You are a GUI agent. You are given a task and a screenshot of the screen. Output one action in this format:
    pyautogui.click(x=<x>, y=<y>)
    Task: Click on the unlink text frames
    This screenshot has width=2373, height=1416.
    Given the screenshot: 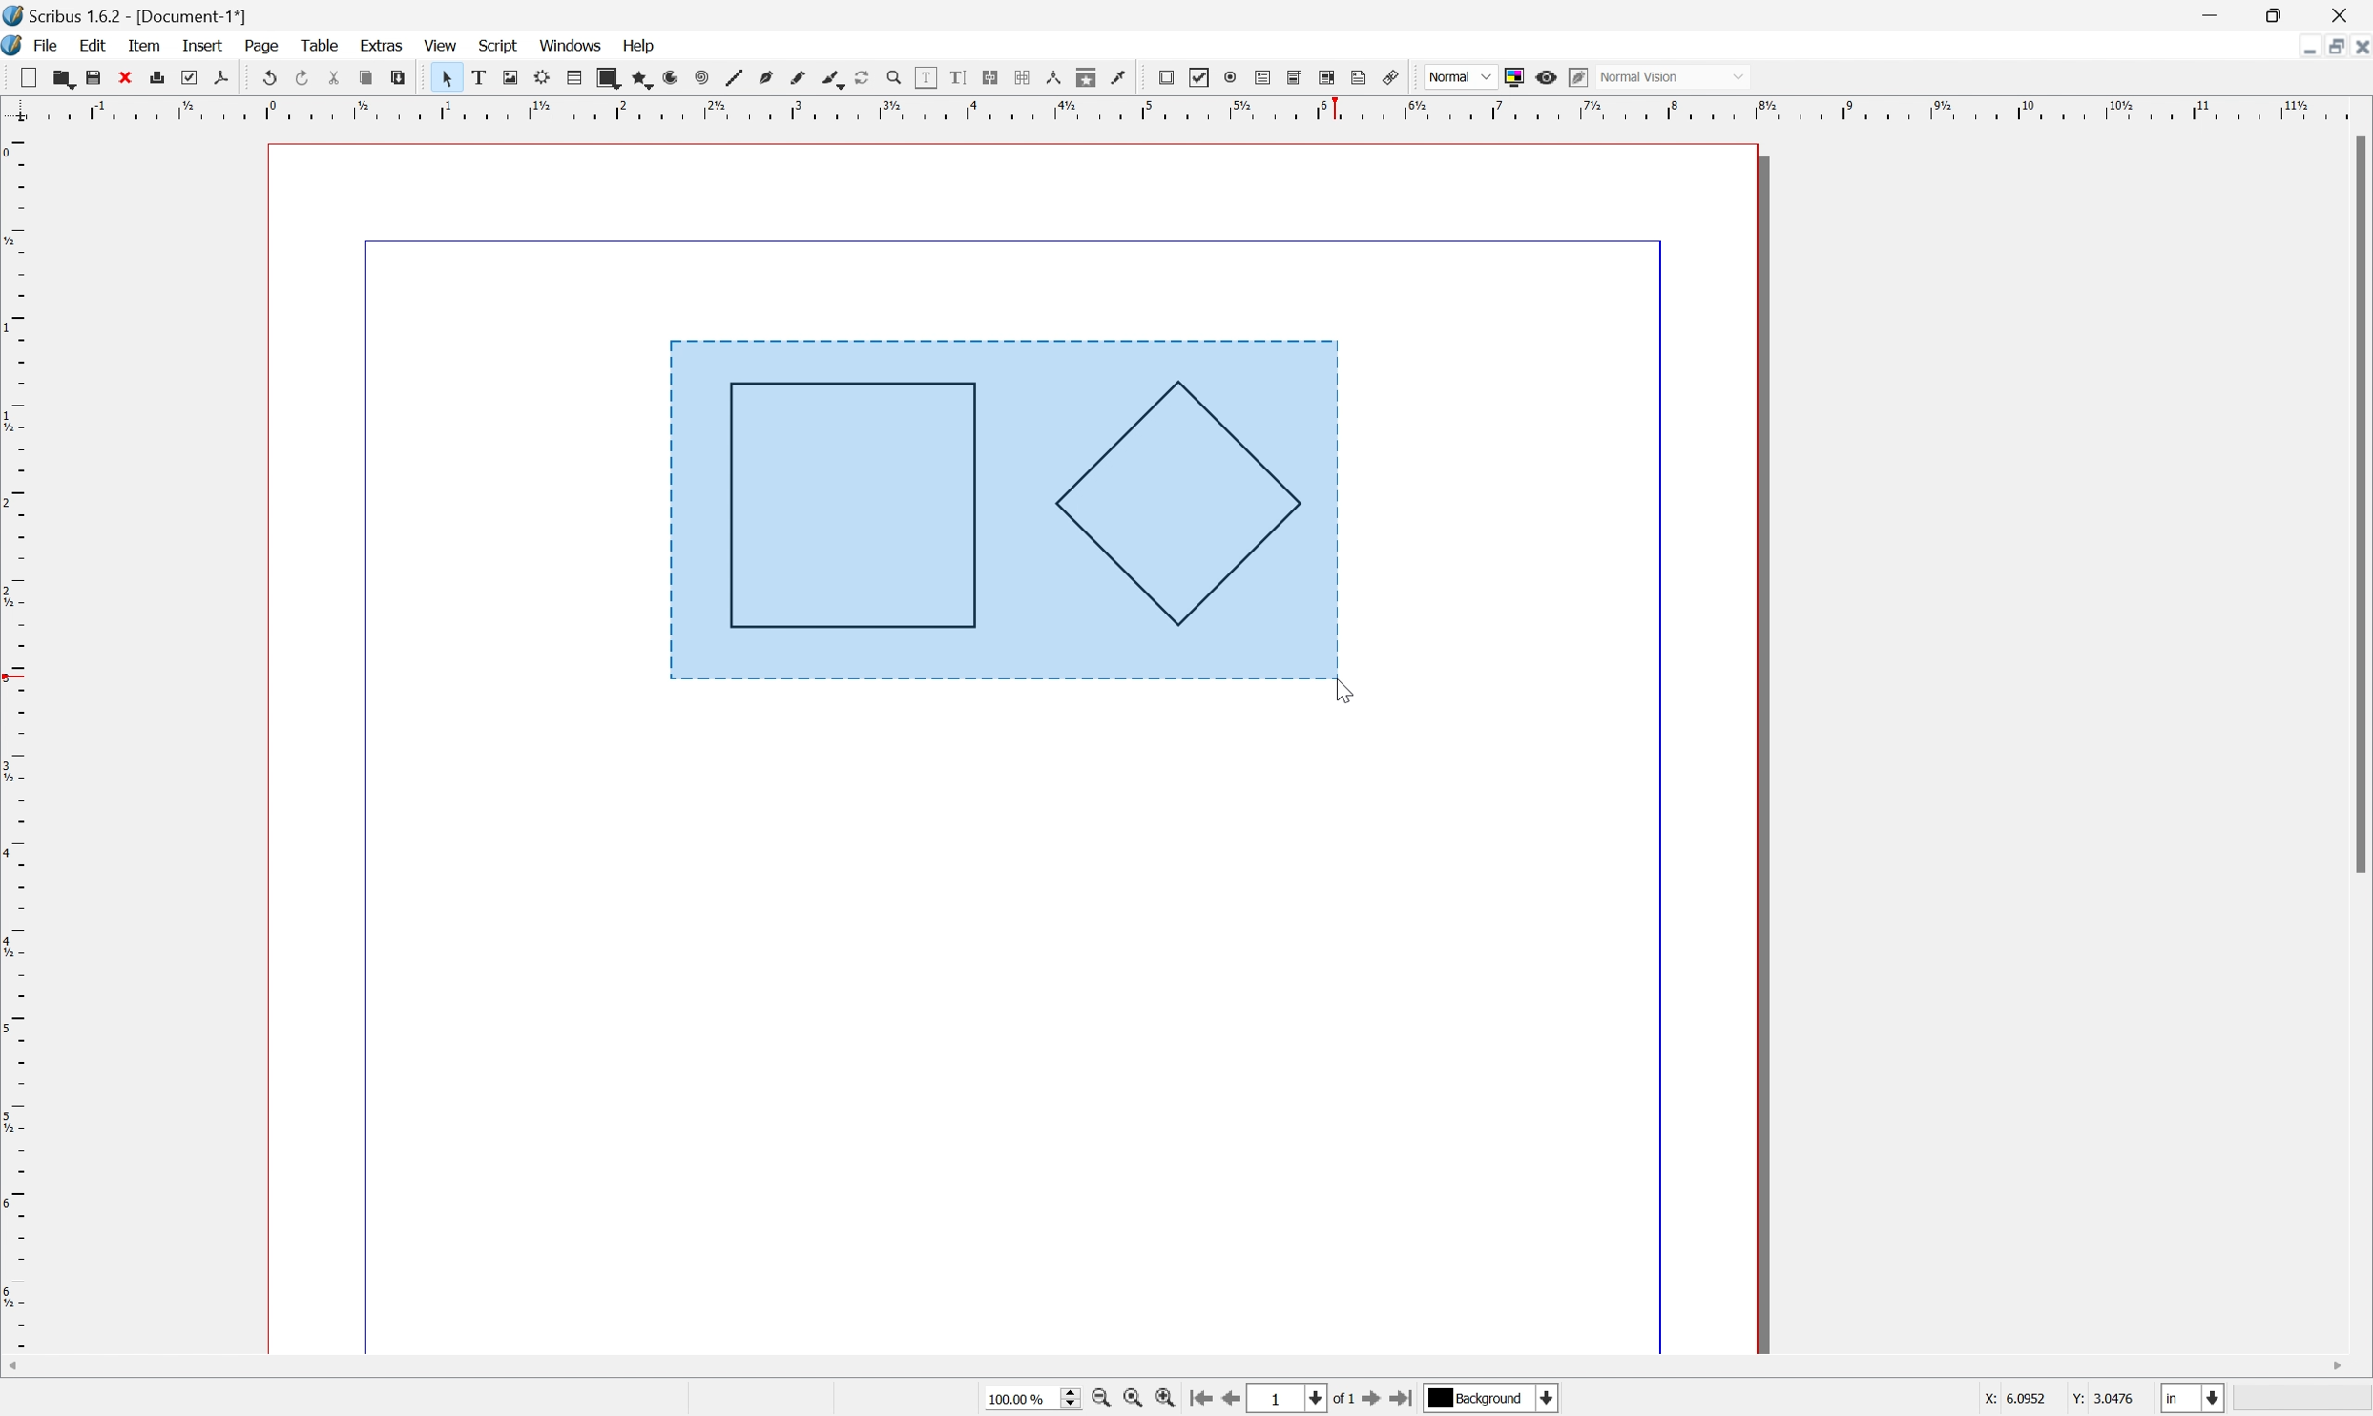 What is the action you would take?
    pyautogui.click(x=1019, y=77)
    